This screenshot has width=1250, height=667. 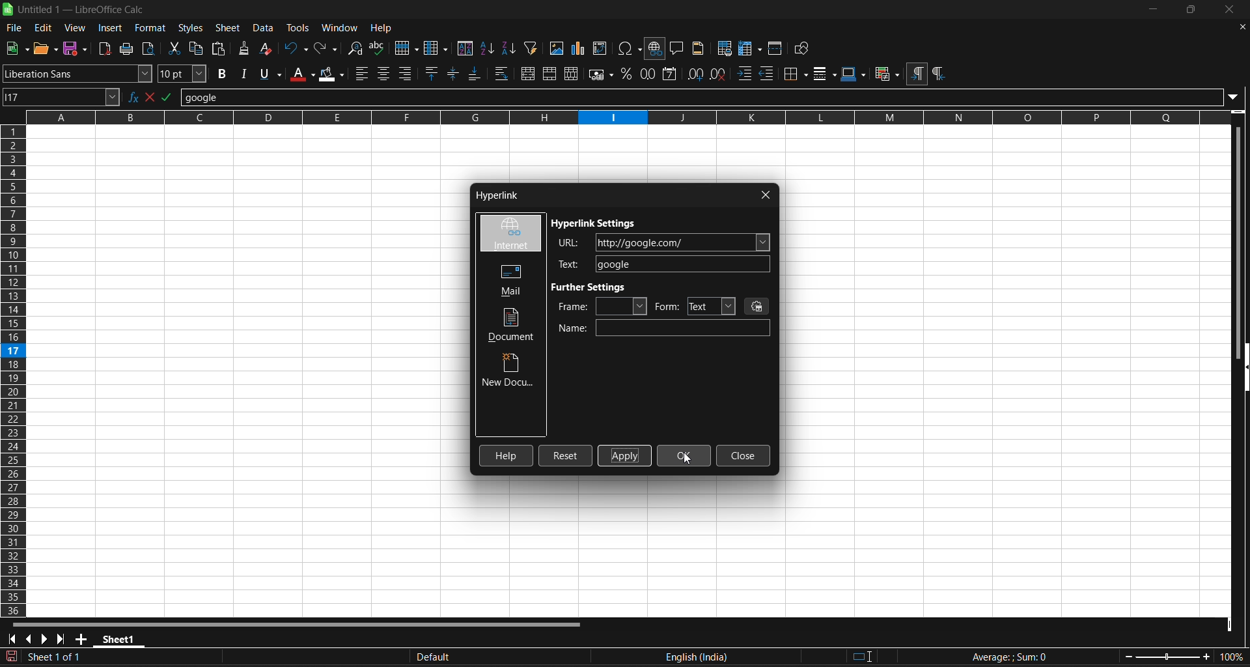 I want to click on title, so click(x=82, y=10).